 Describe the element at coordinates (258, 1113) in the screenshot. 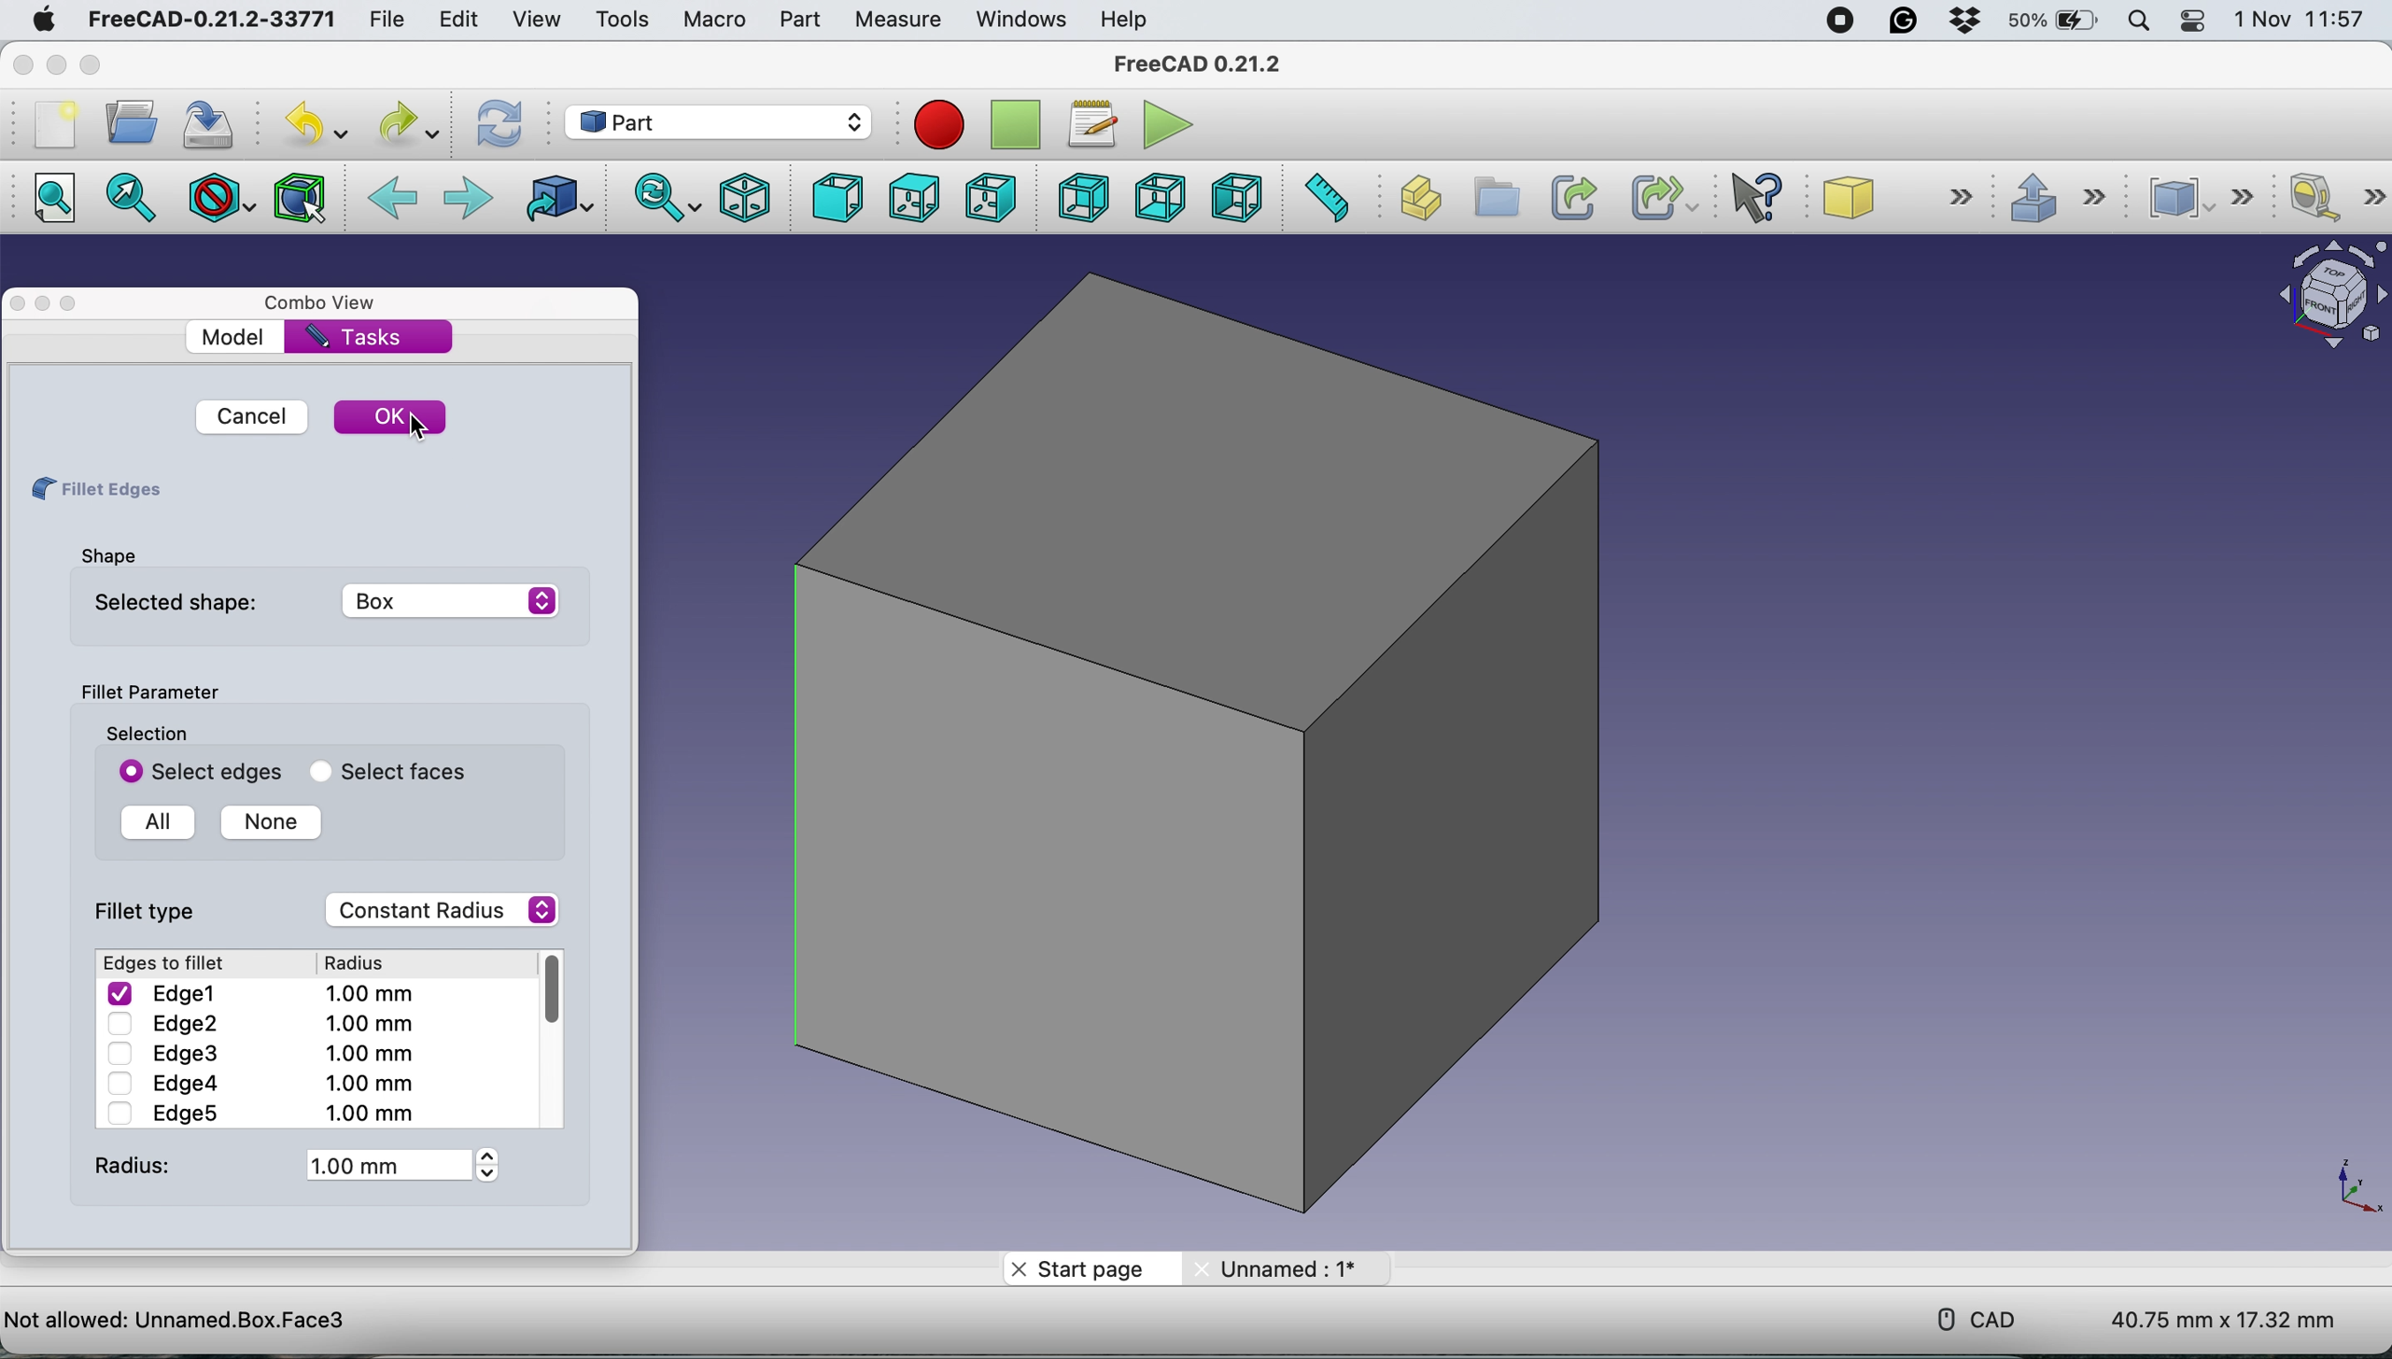

I see `Edge5` at that location.